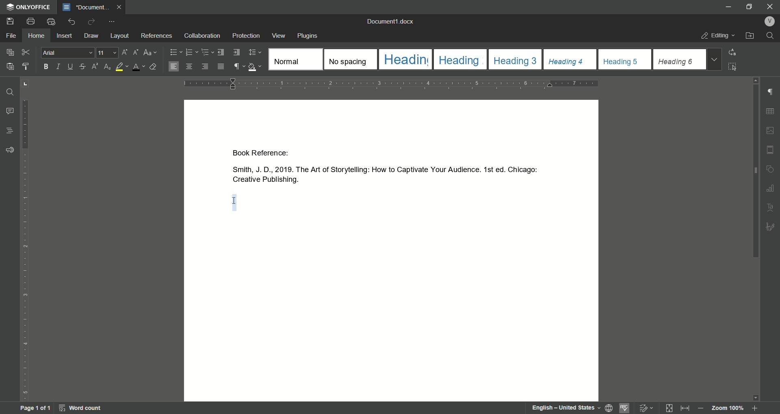 This screenshot has width=780, height=414. I want to click on open file, so click(750, 35).